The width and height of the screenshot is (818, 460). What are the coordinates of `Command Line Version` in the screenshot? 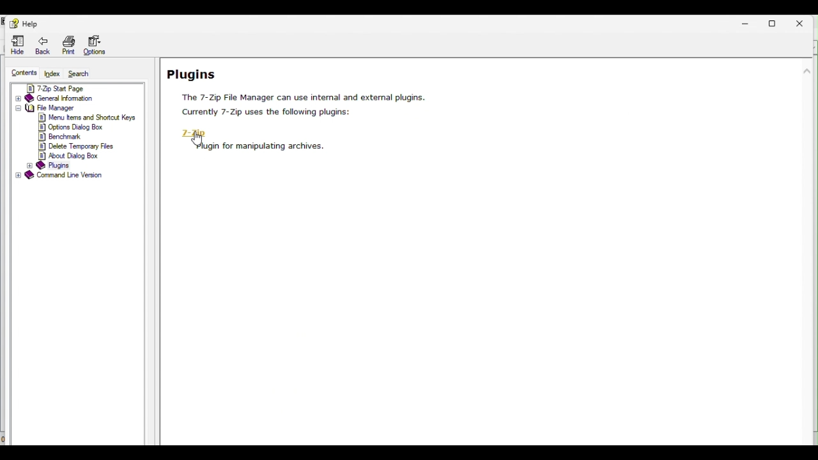 It's located at (60, 176).